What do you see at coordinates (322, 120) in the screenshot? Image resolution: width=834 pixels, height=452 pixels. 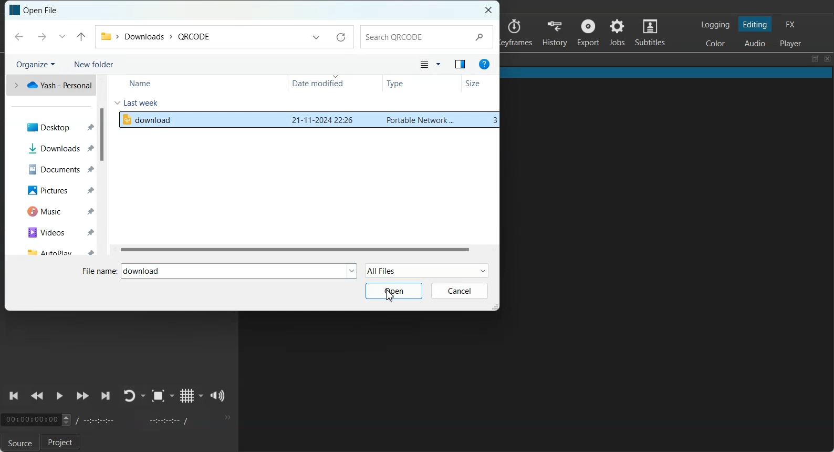 I see `date modified` at bounding box center [322, 120].